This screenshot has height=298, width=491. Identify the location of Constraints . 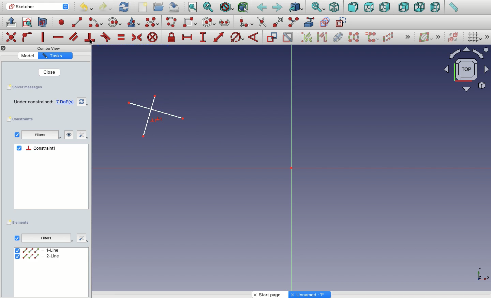
(36, 149).